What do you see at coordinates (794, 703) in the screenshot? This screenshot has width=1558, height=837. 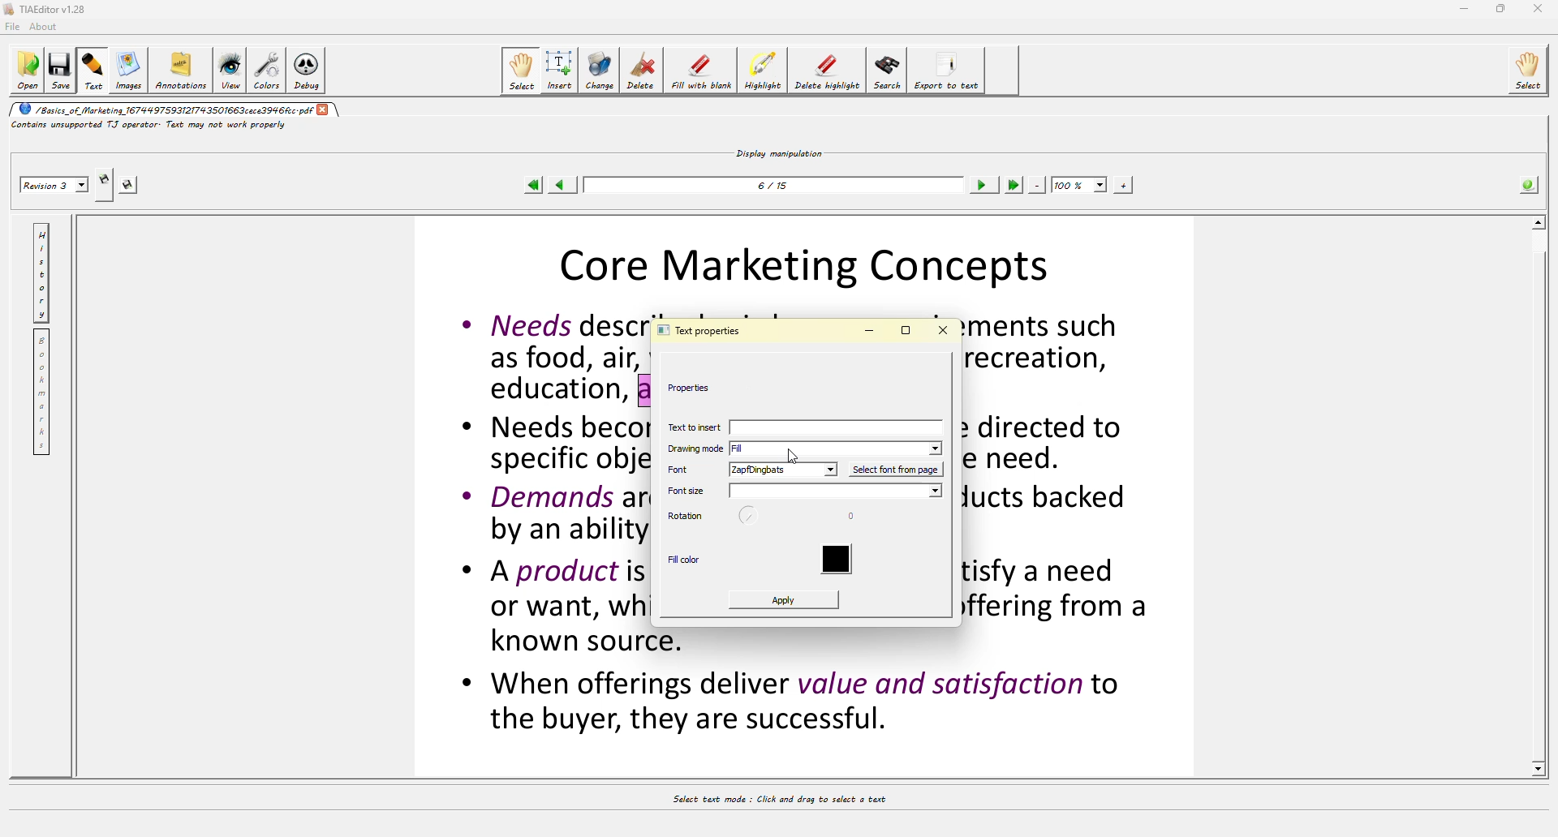 I see `* When offerings aeliver value and satisfaction to
the buyer, they are successful.` at bounding box center [794, 703].